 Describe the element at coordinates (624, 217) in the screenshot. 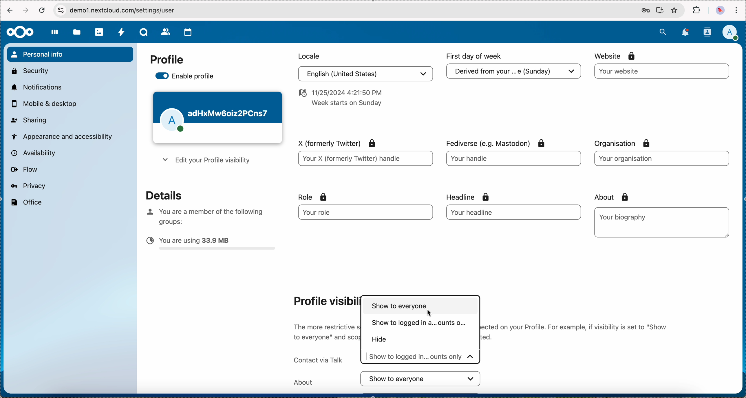

I see `biography` at that location.